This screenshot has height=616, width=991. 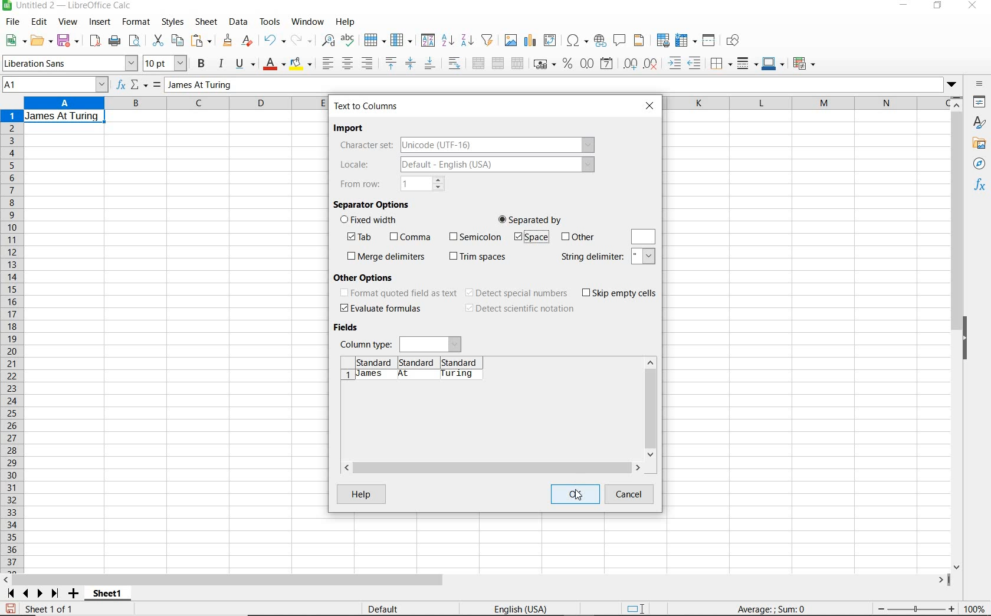 What do you see at coordinates (788, 610) in the screenshot?
I see `formula` at bounding box center [788, 610].